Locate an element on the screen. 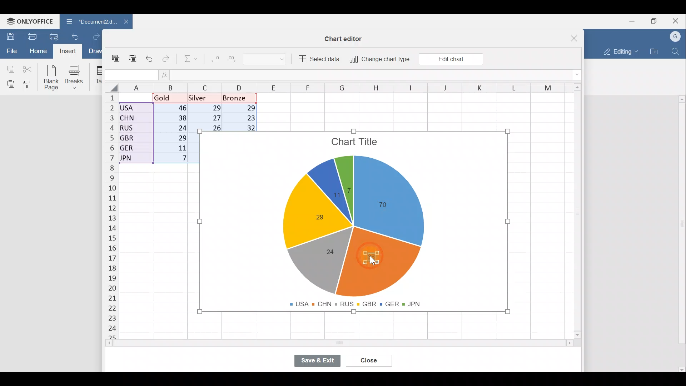  Document name is located at coordinates (89, 22).